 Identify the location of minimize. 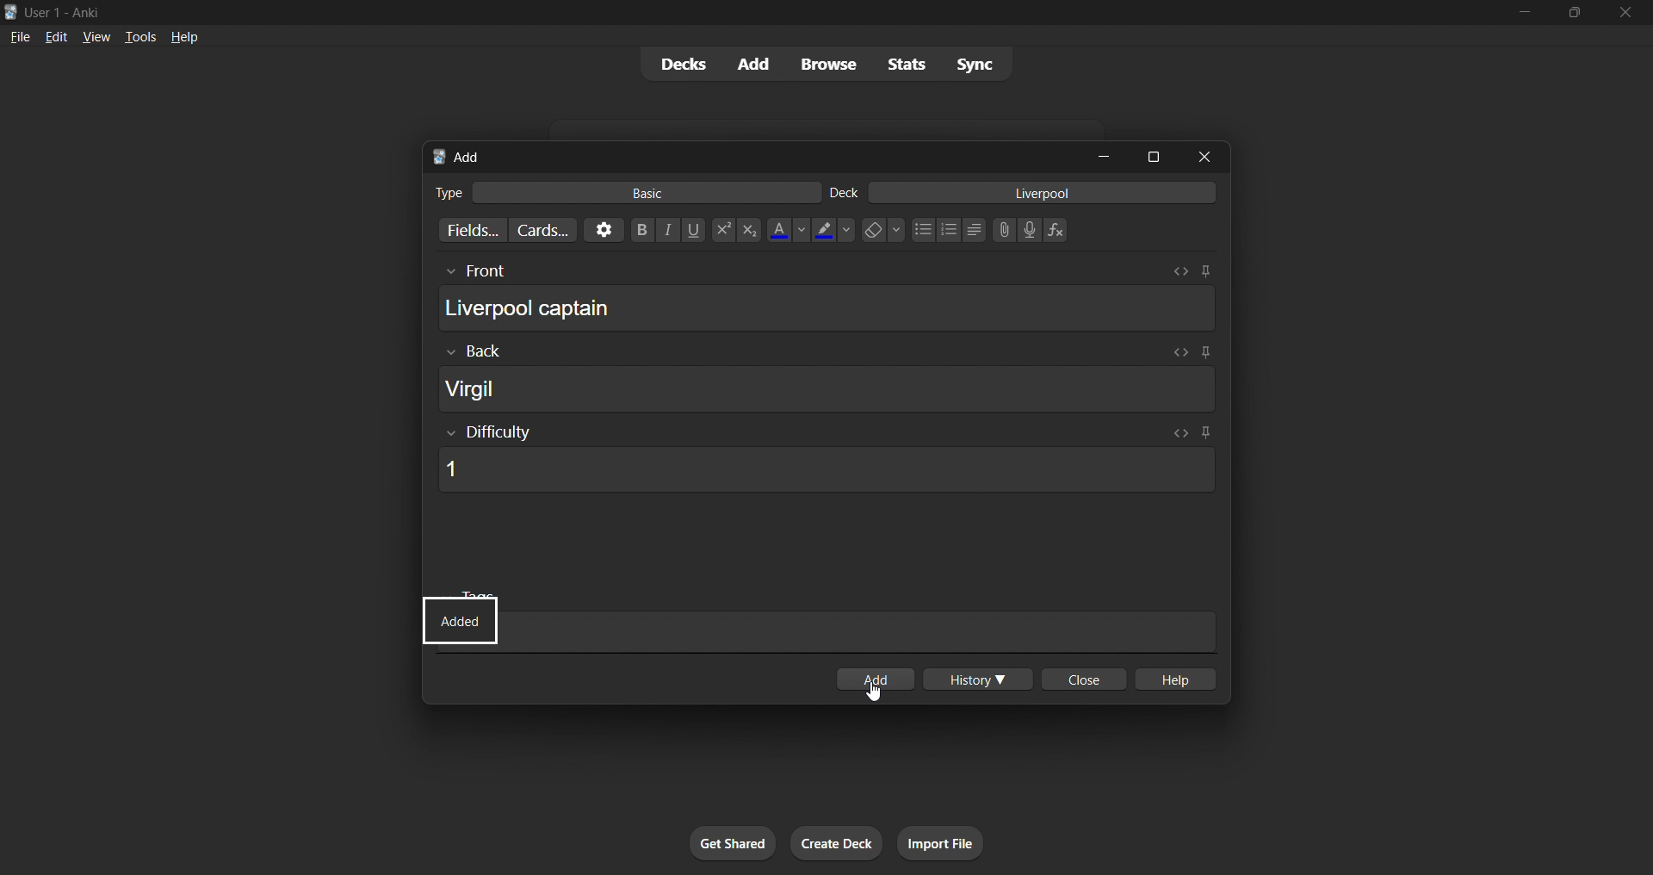
(1104, 156).